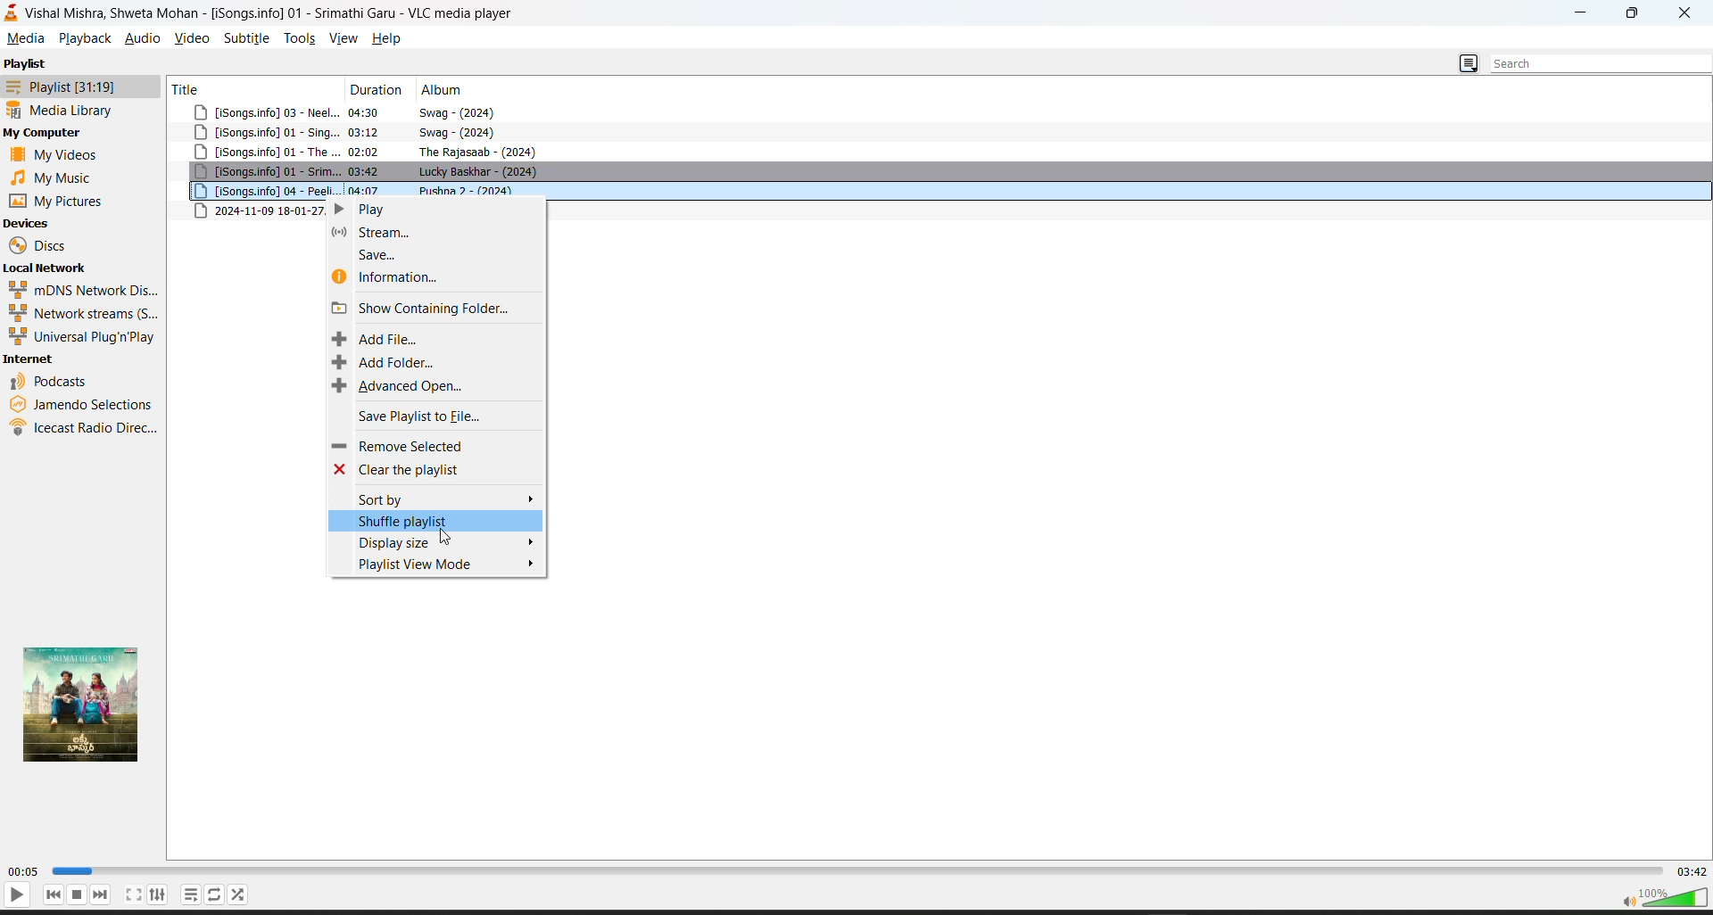 The width and height of the screenshot is (1713, 915). Describe the element at coordinates (449, 537) in the screenshot. I see `cursor movement` at that location.